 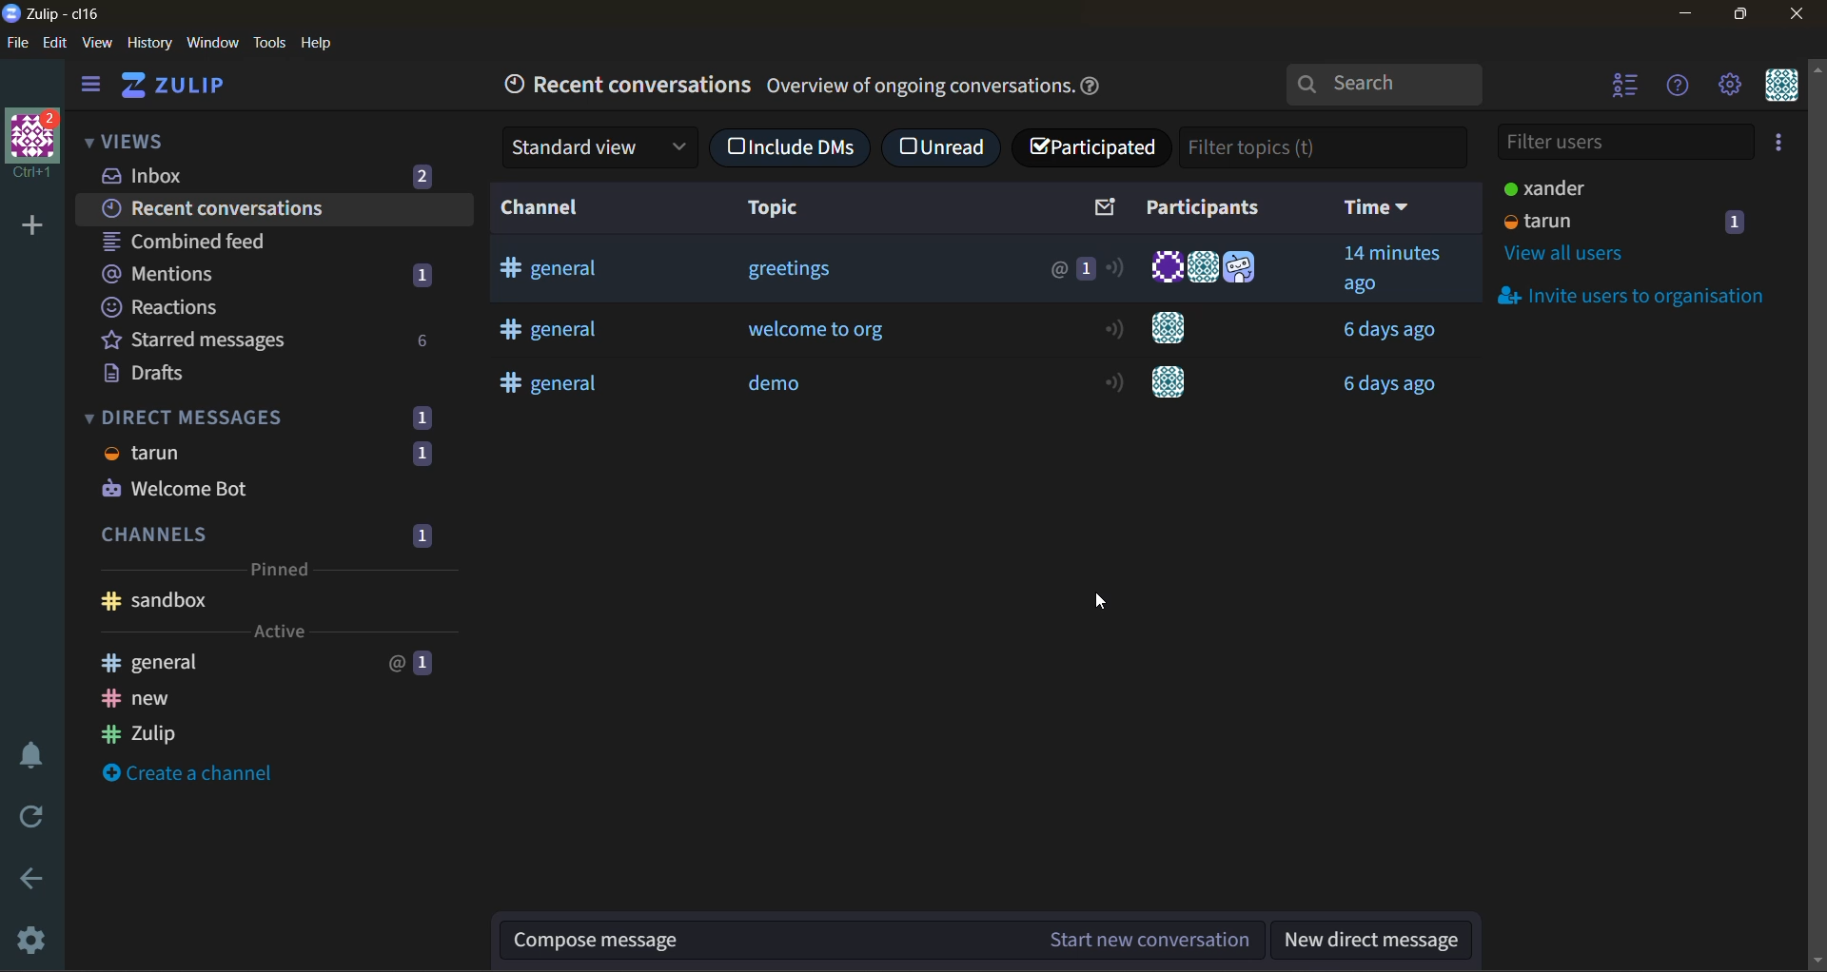 What do you see at coordinates (57, 42) in the screenshot?
I see `edit` at bounding box center [57, 42].